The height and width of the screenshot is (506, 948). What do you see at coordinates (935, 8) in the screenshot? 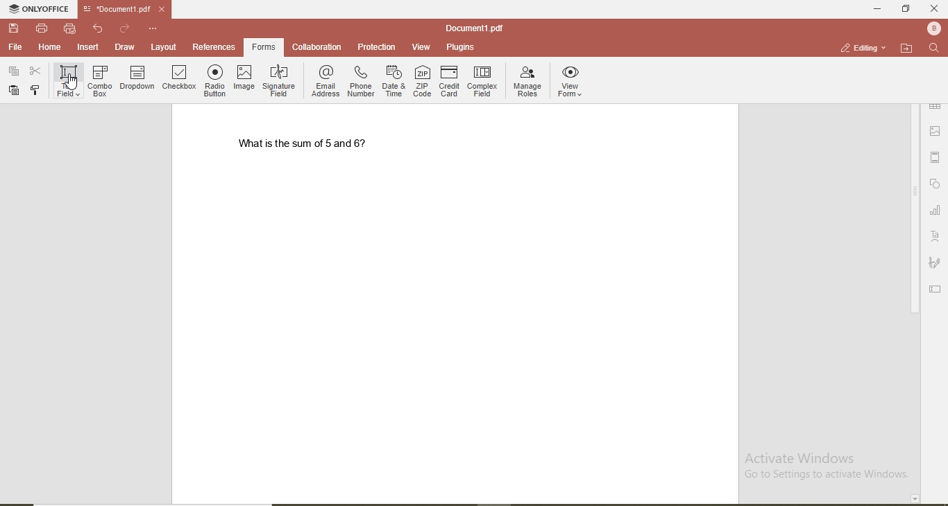
I see `close` at bounding box center [935, 8].